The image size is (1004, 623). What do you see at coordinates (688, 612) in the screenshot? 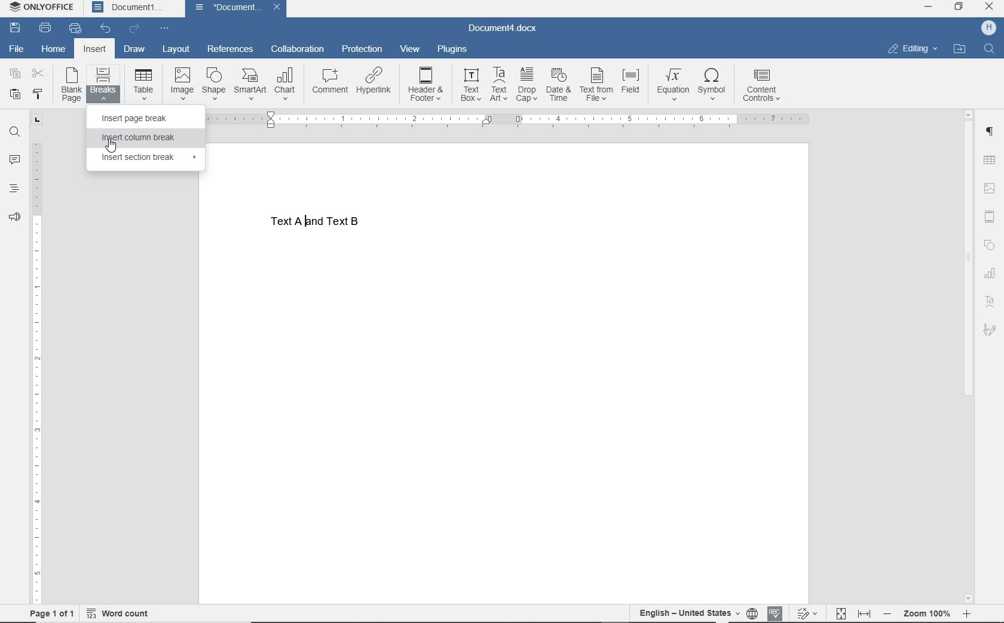
I see `TEXT LANGUAGE` at bounding box center [688, 612].